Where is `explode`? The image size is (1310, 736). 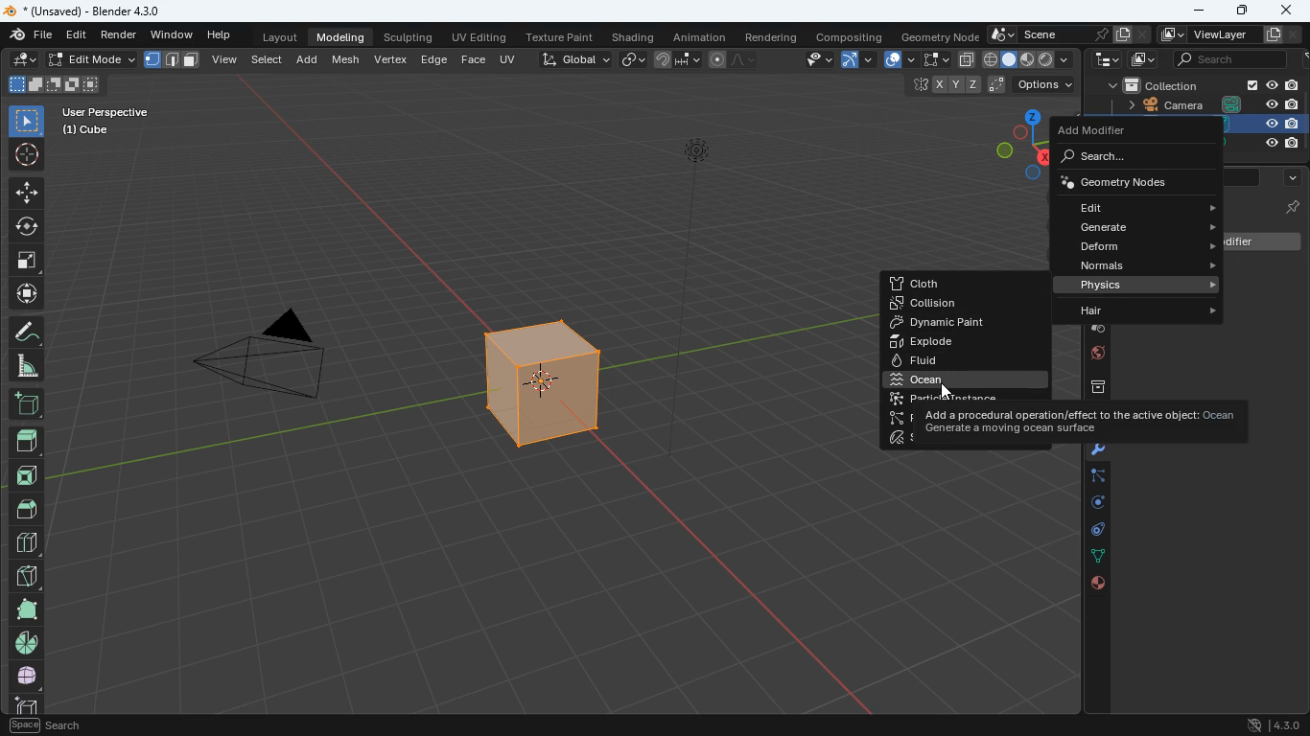
explode is located at coordinates (965, 342).